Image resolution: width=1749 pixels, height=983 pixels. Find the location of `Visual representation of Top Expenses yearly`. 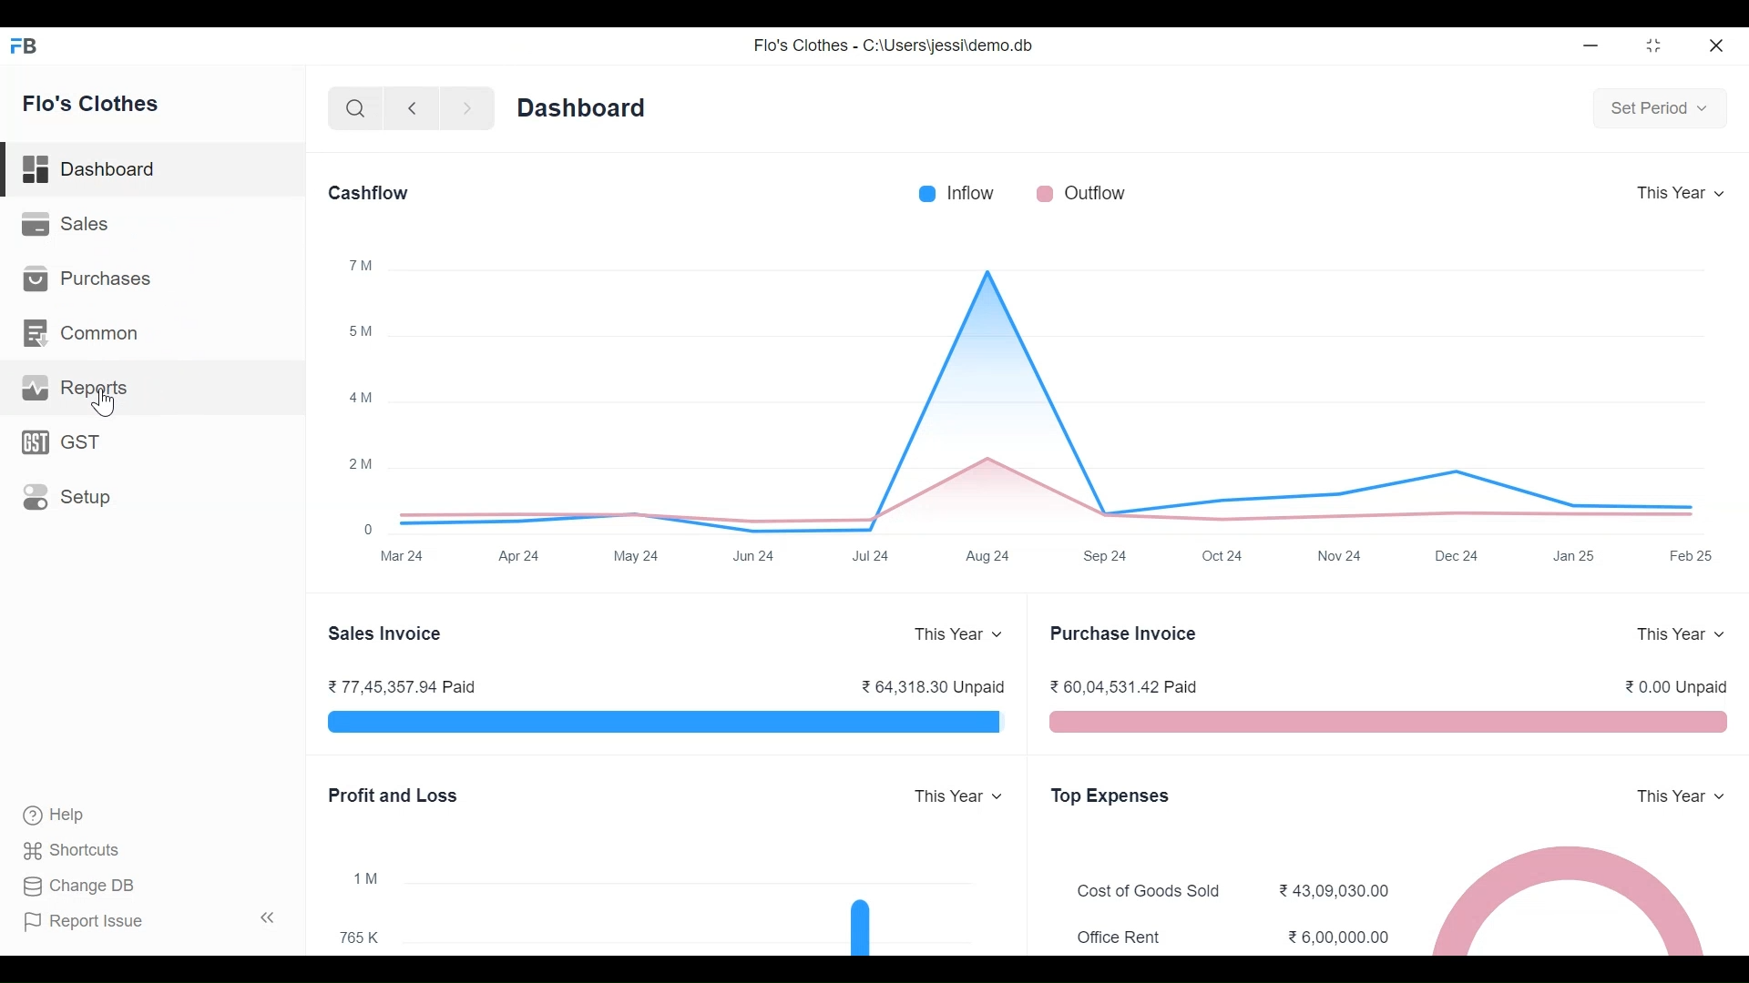

Visual representation of Top Expenses yearly is located at coordinates (1570, 898).